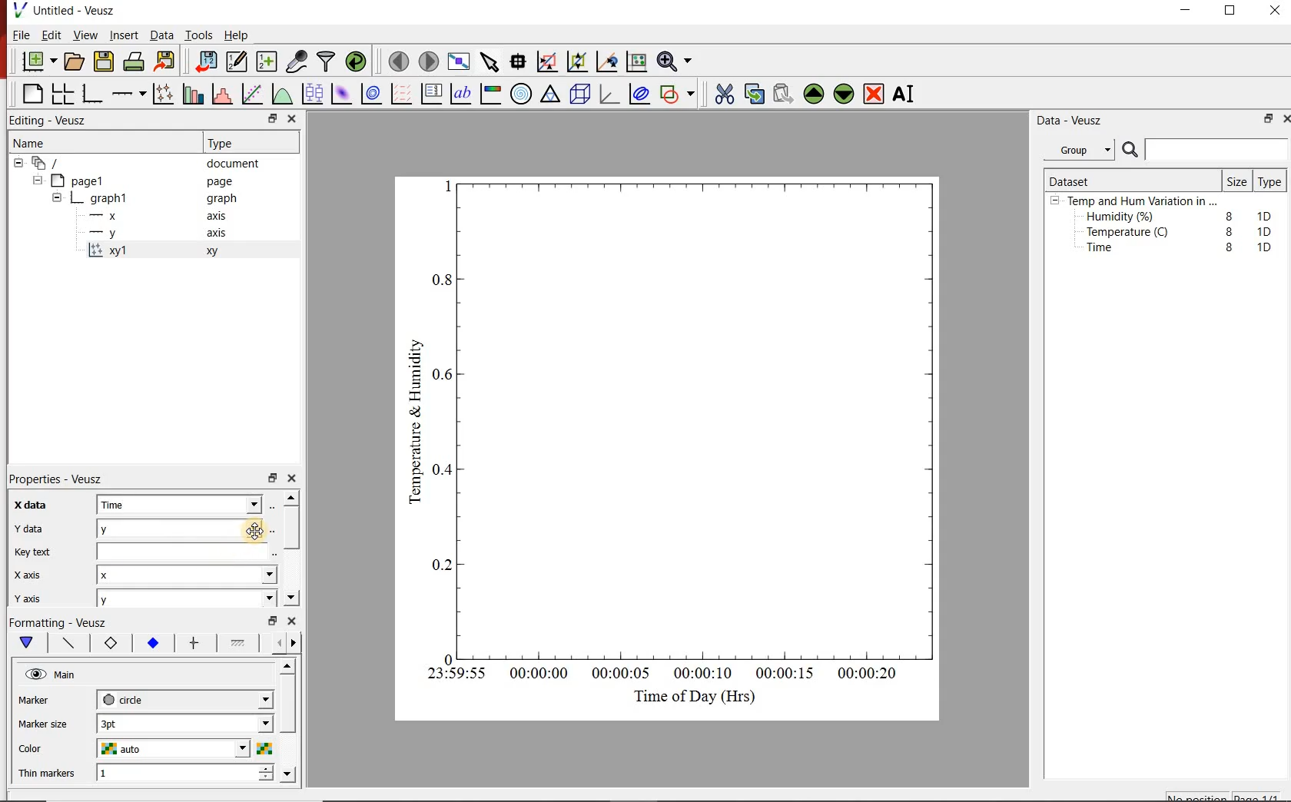 Image resolution: width=1291 pixels, height=802 pixels. Describe the element at coordinates (28, 644) in the screenshot. I see `main formatting` at that location.